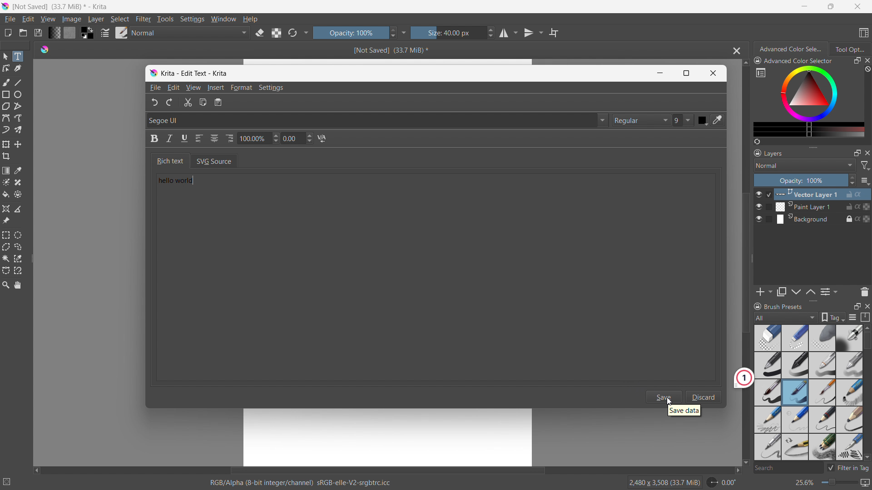 Image resolution: width=872 pixels, height=490 pixels. I want to click on preserve alpha, so click(276, 33).